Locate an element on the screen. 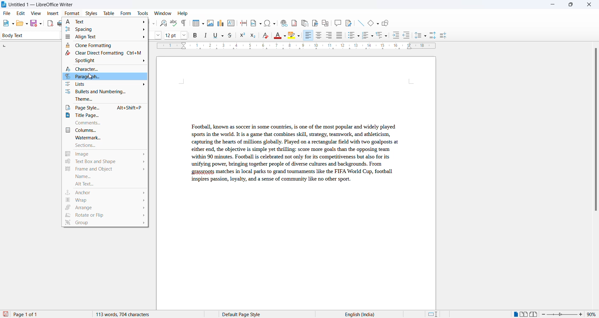  decrease indent is located at coordinates (408, 36).